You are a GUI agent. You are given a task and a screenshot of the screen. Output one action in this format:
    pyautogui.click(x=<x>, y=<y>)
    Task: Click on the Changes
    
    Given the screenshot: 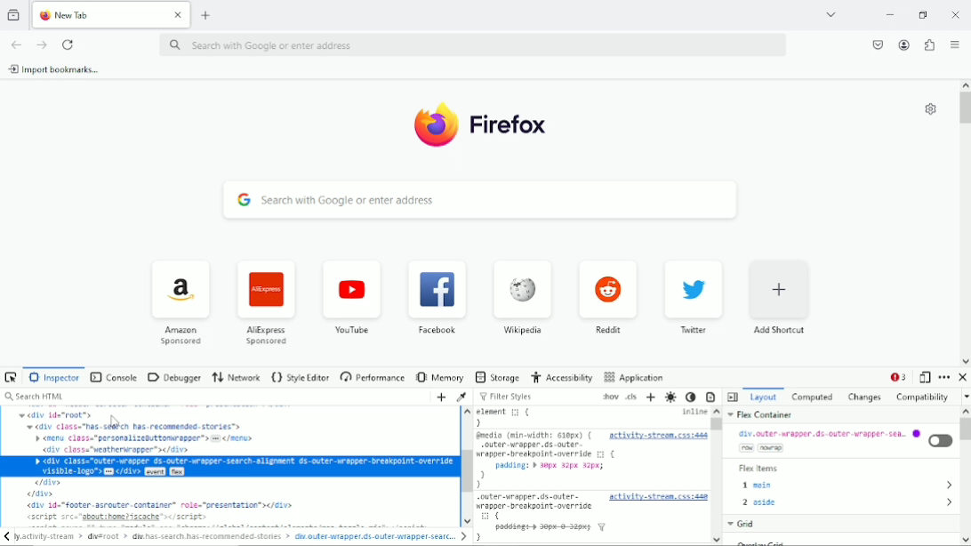 What is the action you would take?
    pyautogui.click(x=864, y=398)
    